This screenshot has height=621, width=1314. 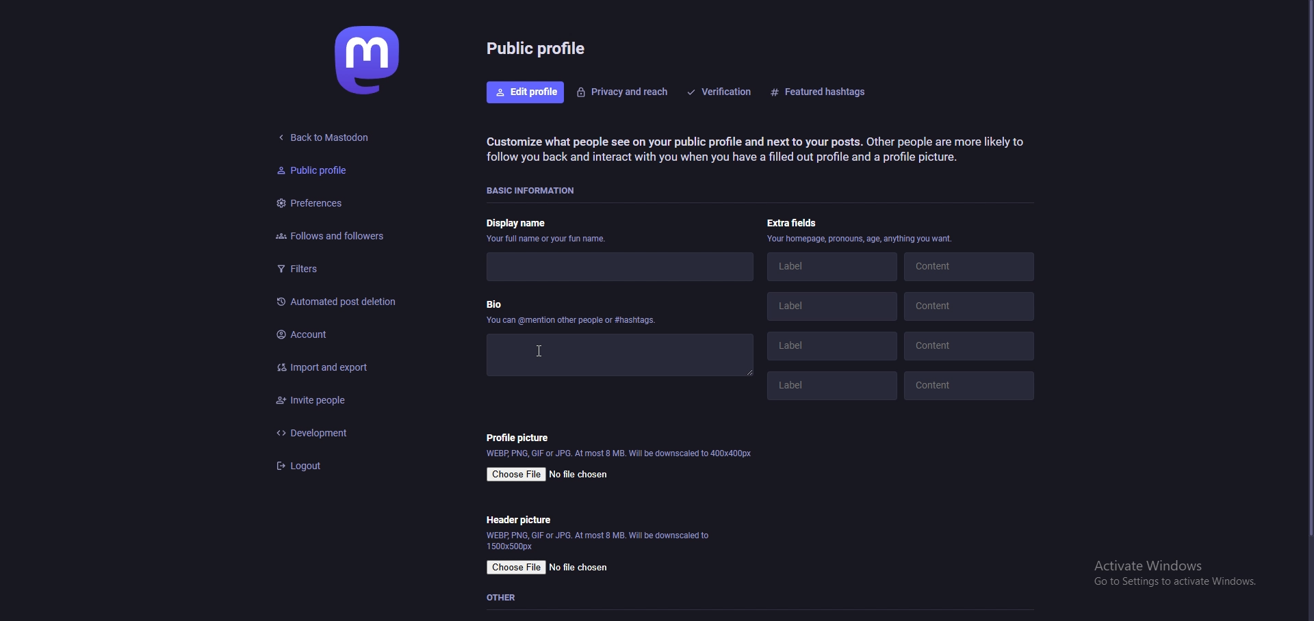 What do you see at coordinates (573, 310) in the screenshot?
I see `bio` at bounding box center [573, 310].